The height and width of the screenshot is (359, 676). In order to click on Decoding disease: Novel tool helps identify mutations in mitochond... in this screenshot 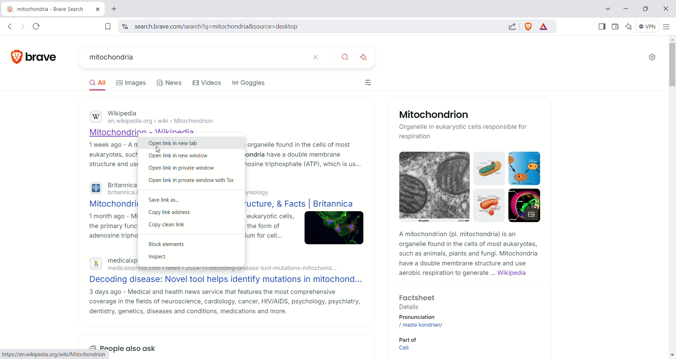, I will do `click(225, 278)`.